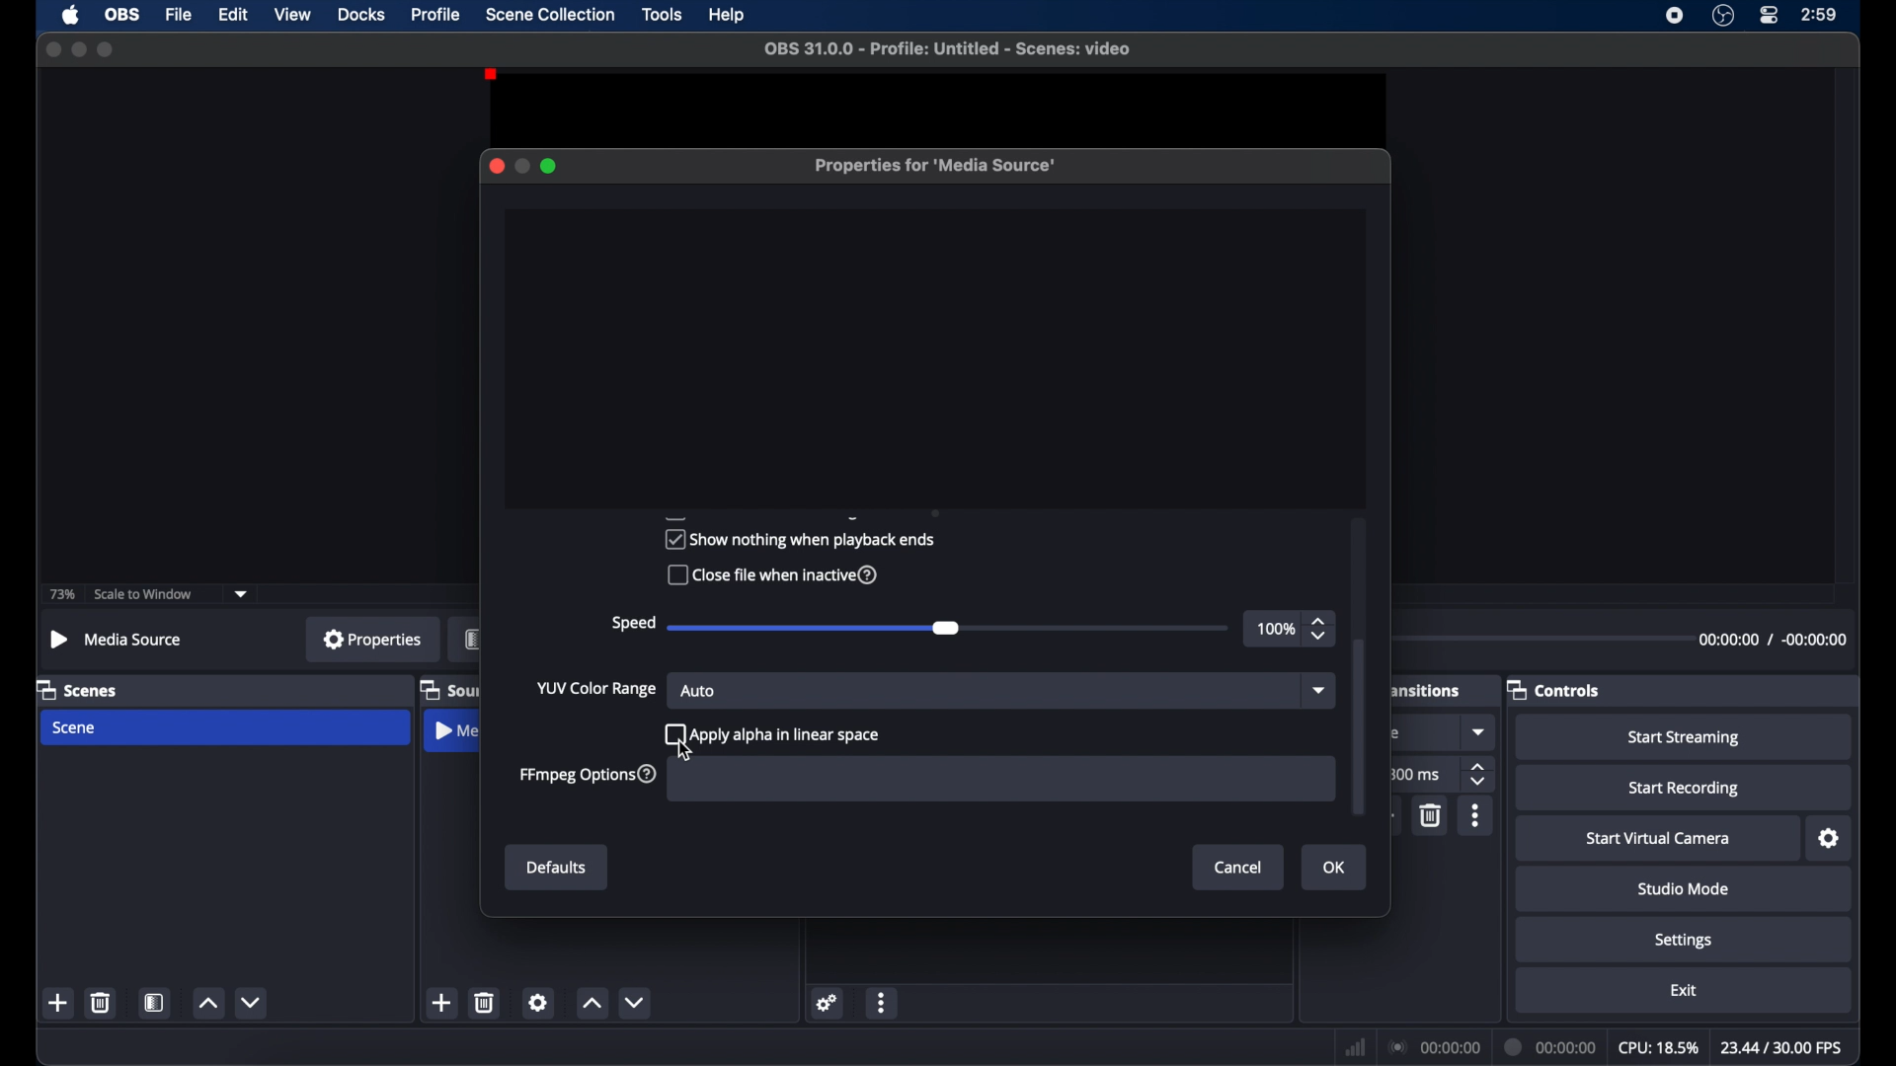 This screenshot has height=1066, width=1896. I want to click on network, so click(1356, 1048).